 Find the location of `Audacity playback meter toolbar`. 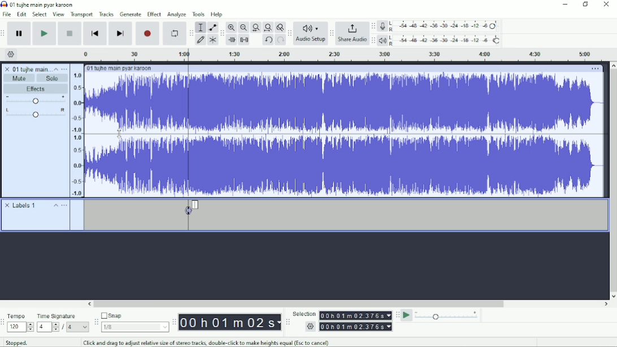

Audacity playback meter toolbar is located at coordinates (373, 41).